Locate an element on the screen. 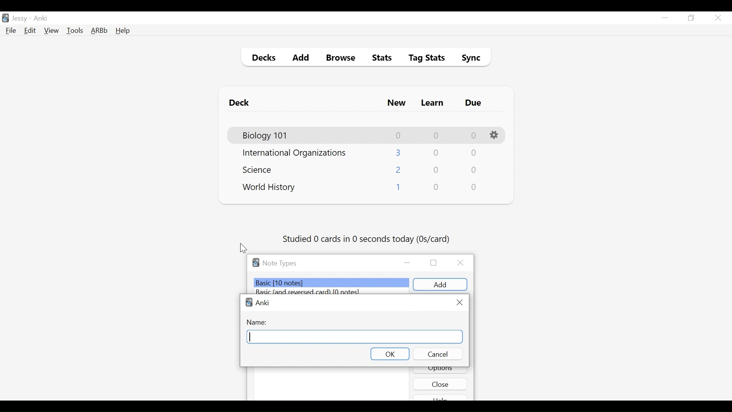 This screenshot has height=412, width=732. Help is located at coordinates (122, 31).